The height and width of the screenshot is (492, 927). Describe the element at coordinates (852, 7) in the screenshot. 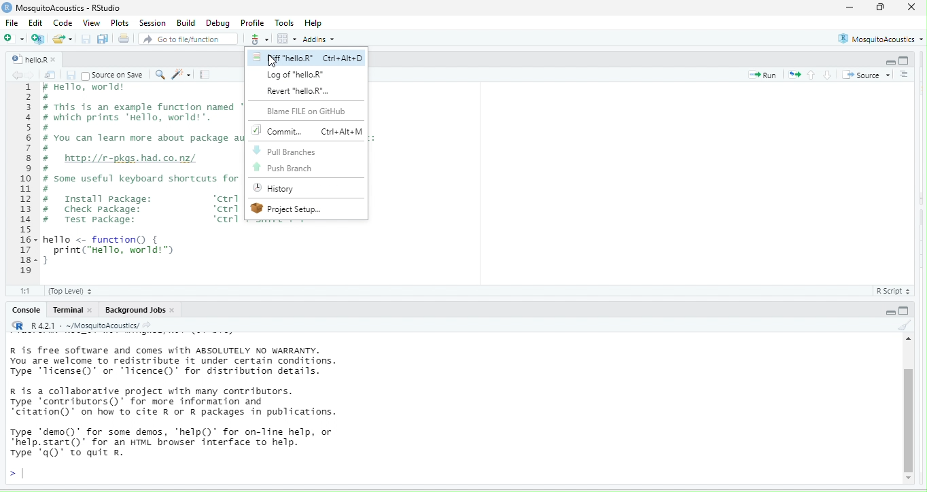

I see `minimize` at that location.